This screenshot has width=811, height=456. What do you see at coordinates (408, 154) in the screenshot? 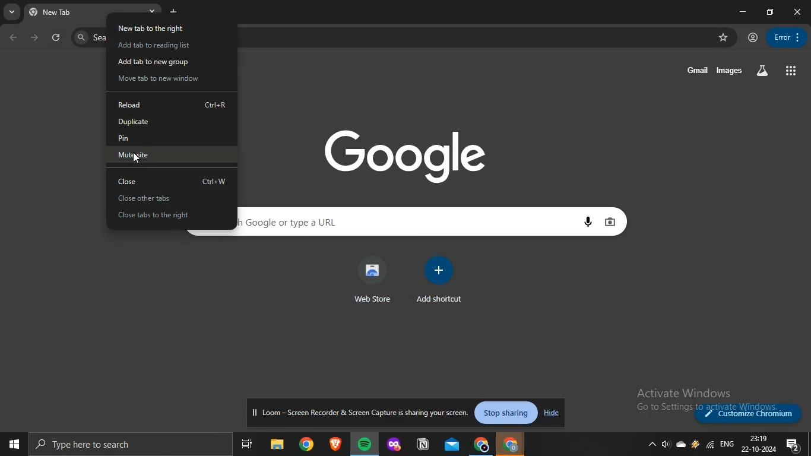
I see `google ` at bounding box center [408, 154].